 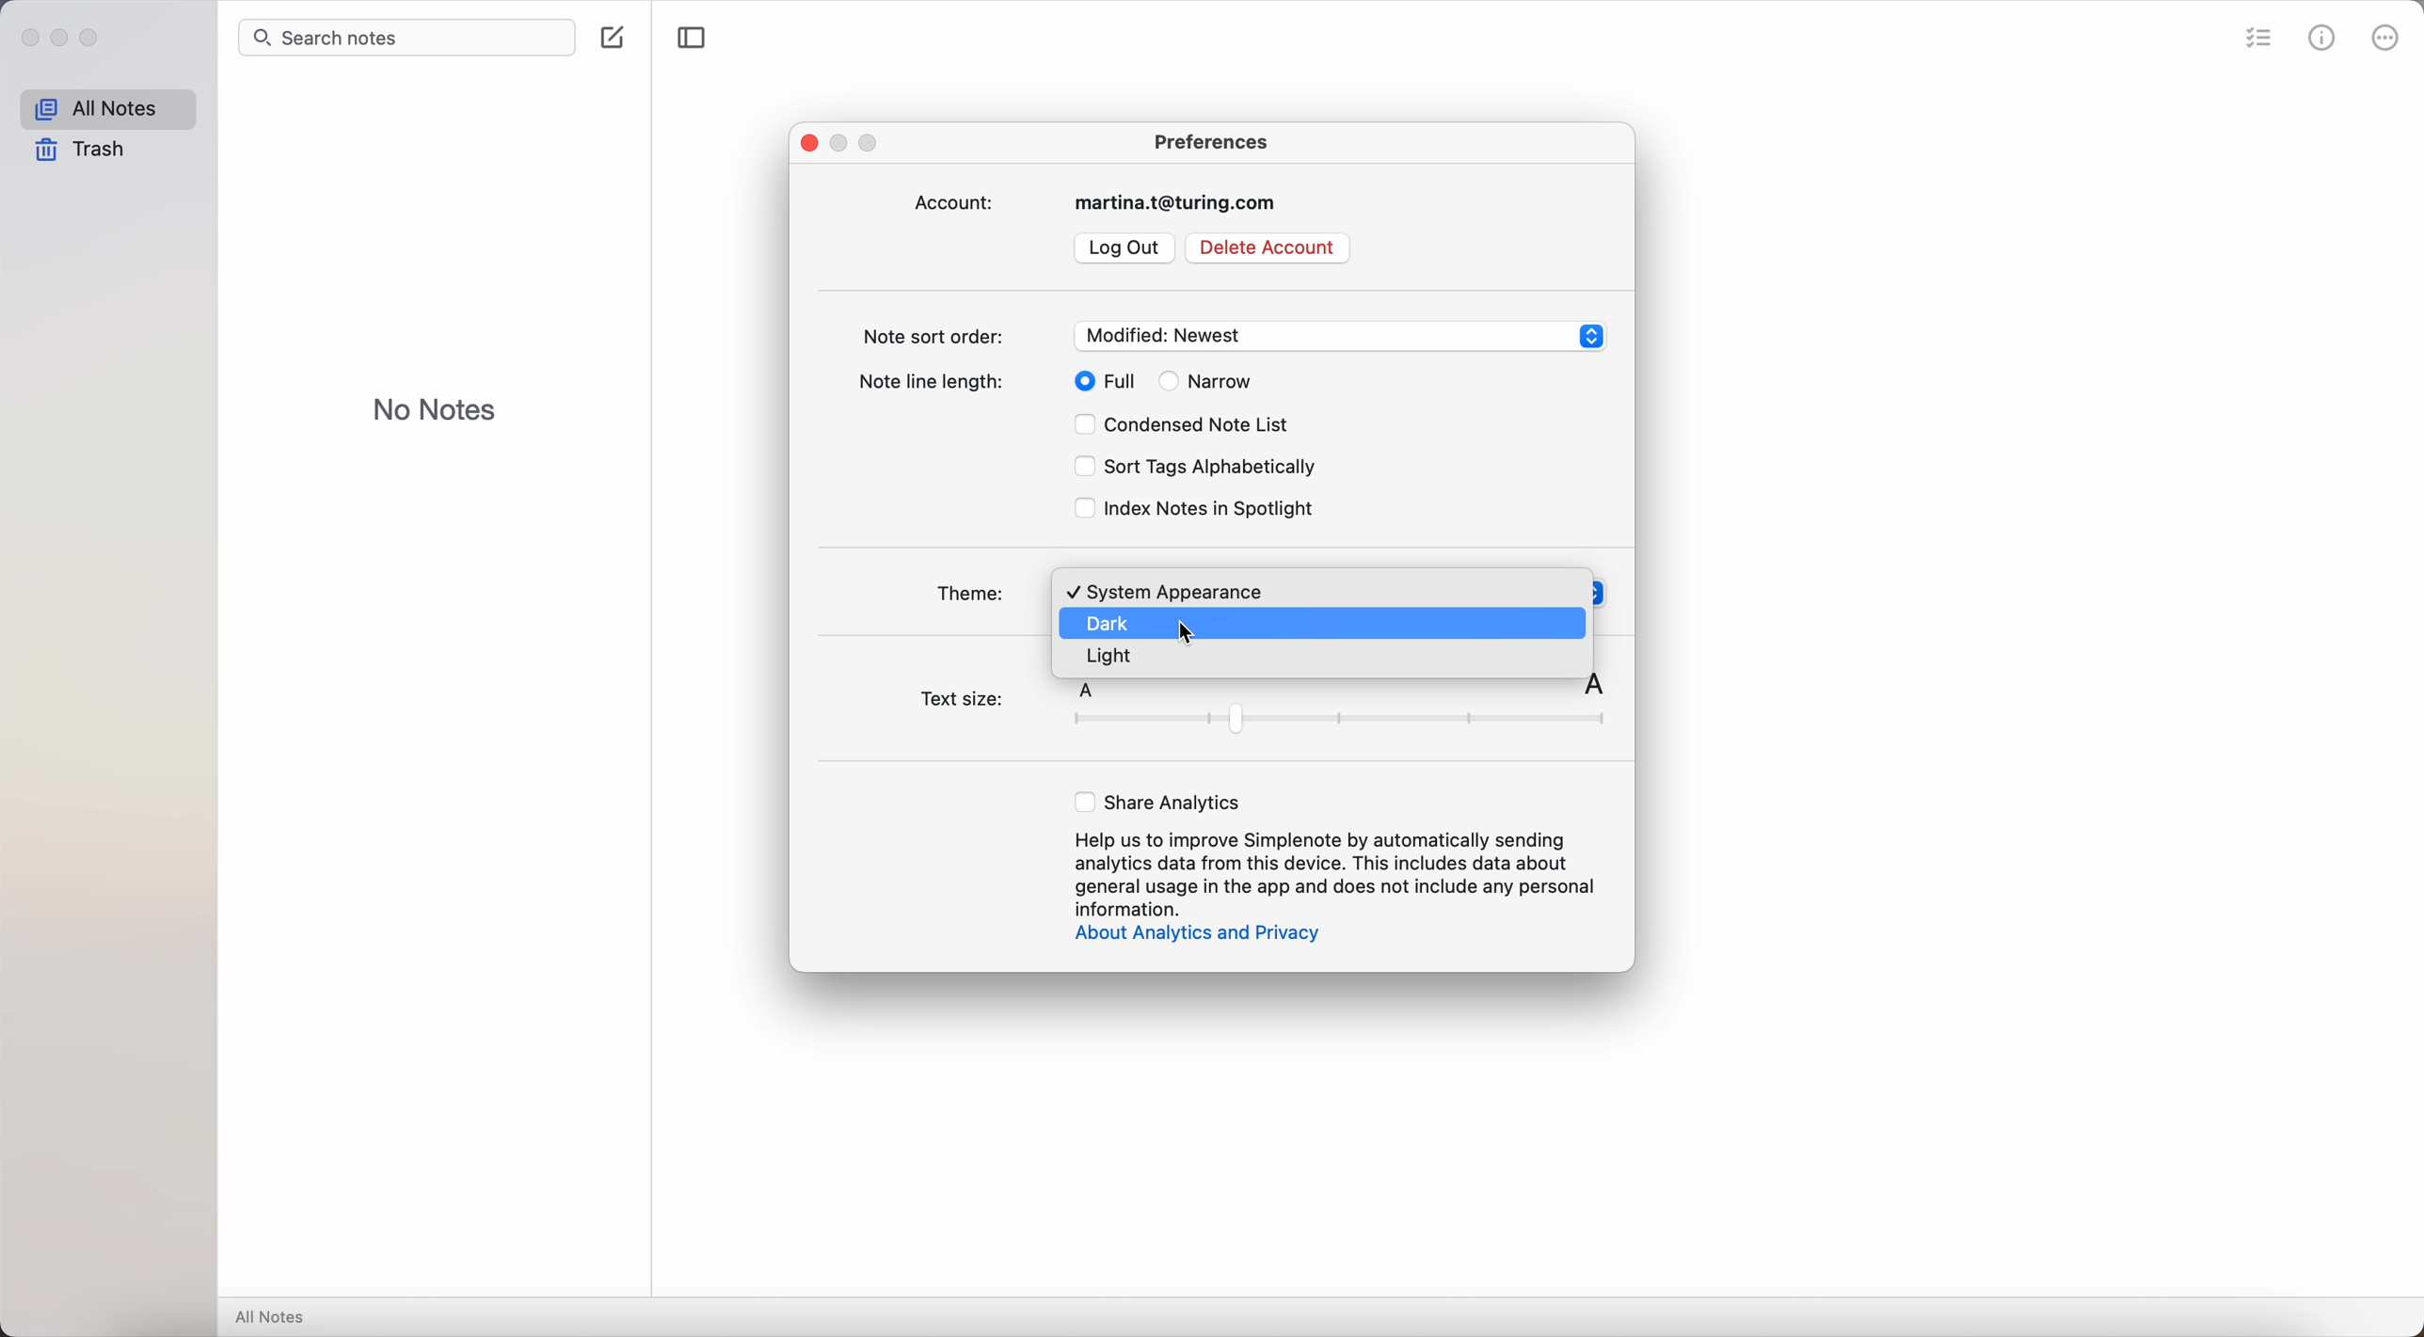 What do you see at coordinates (936, 385) in the screenshot?
I see `note line length` at bounding box center [936, 385].